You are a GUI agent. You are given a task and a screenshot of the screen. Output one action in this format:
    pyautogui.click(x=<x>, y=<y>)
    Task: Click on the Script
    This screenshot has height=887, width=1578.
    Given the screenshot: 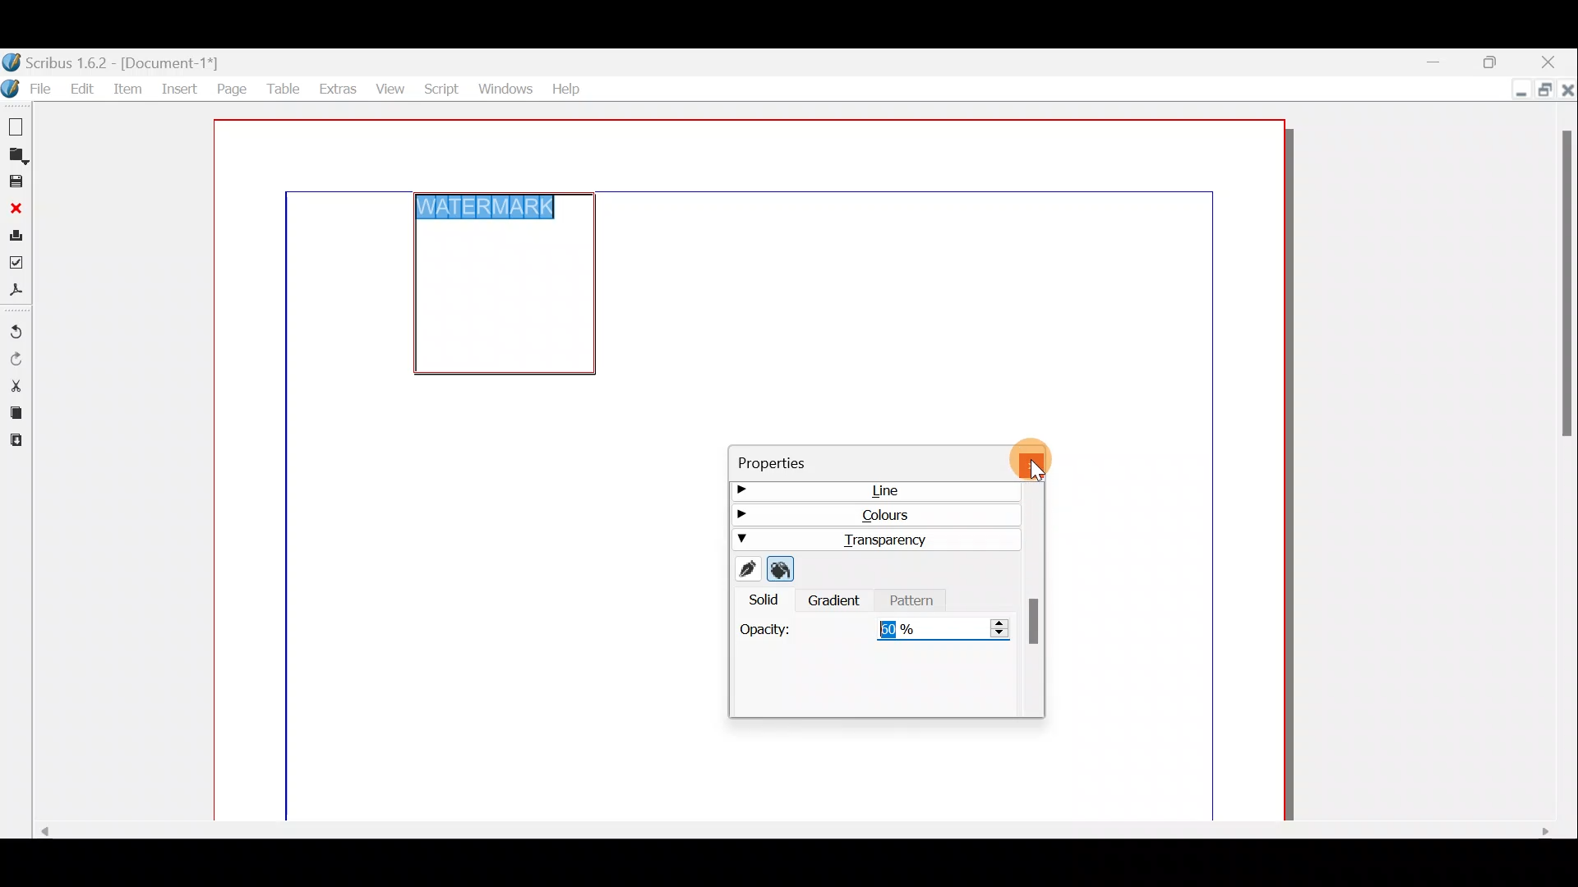 What is the action you would take?
    pyautogui.click(x=443, y=87)
    